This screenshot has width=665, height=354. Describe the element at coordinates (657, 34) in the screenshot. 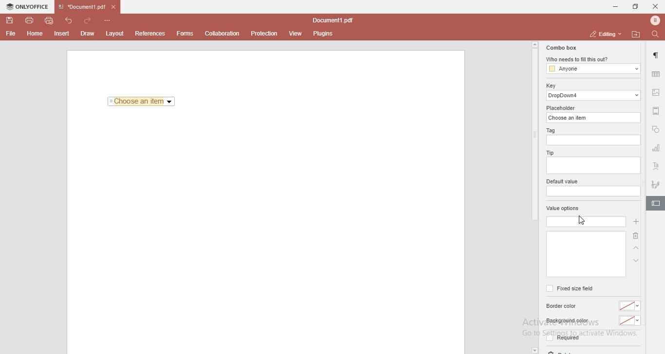

I see `find` at that location.